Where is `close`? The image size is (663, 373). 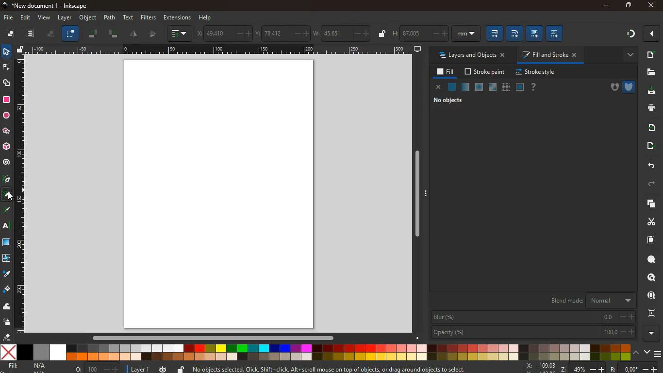
close is located at coordinates (650, 6).